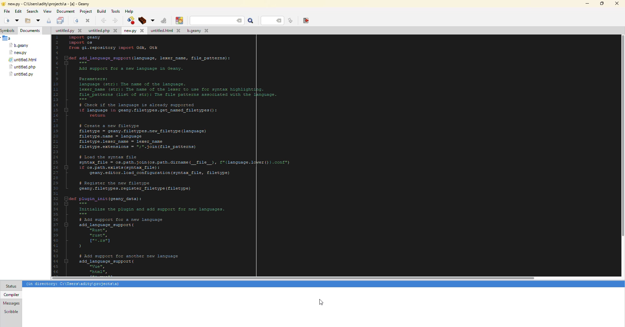  I want to click on status, so click(12, 286).